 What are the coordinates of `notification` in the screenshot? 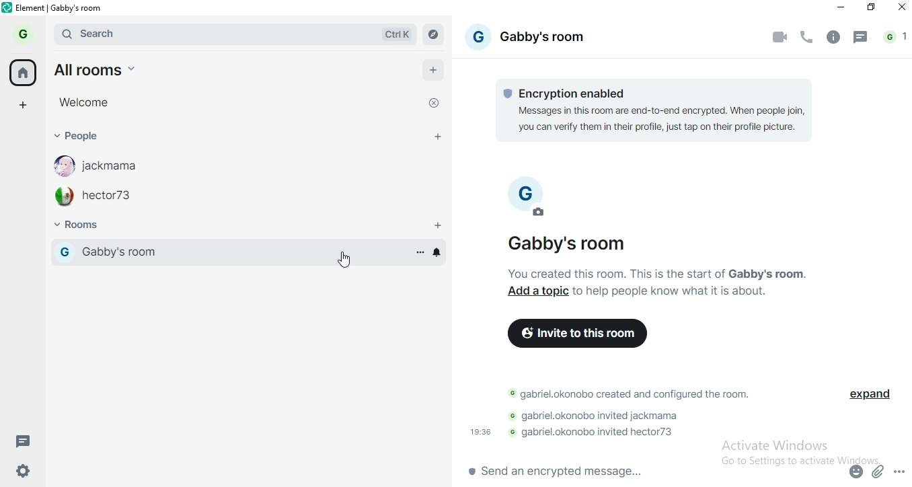 It's located at (436, 253).